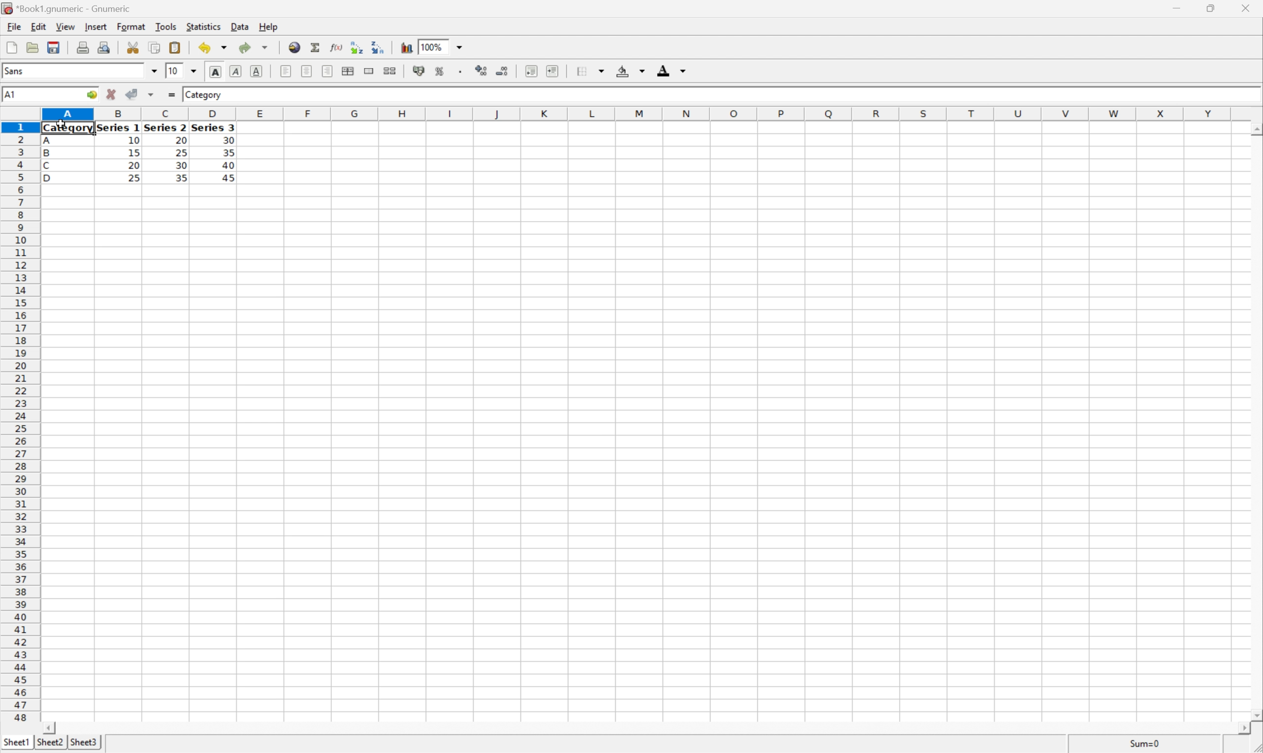 Image resolution: width=1263 pixels, height=753 pixels. Describe the element at coordinates (53, 47) in the screenshot. I see `Save current workbook` at that location.